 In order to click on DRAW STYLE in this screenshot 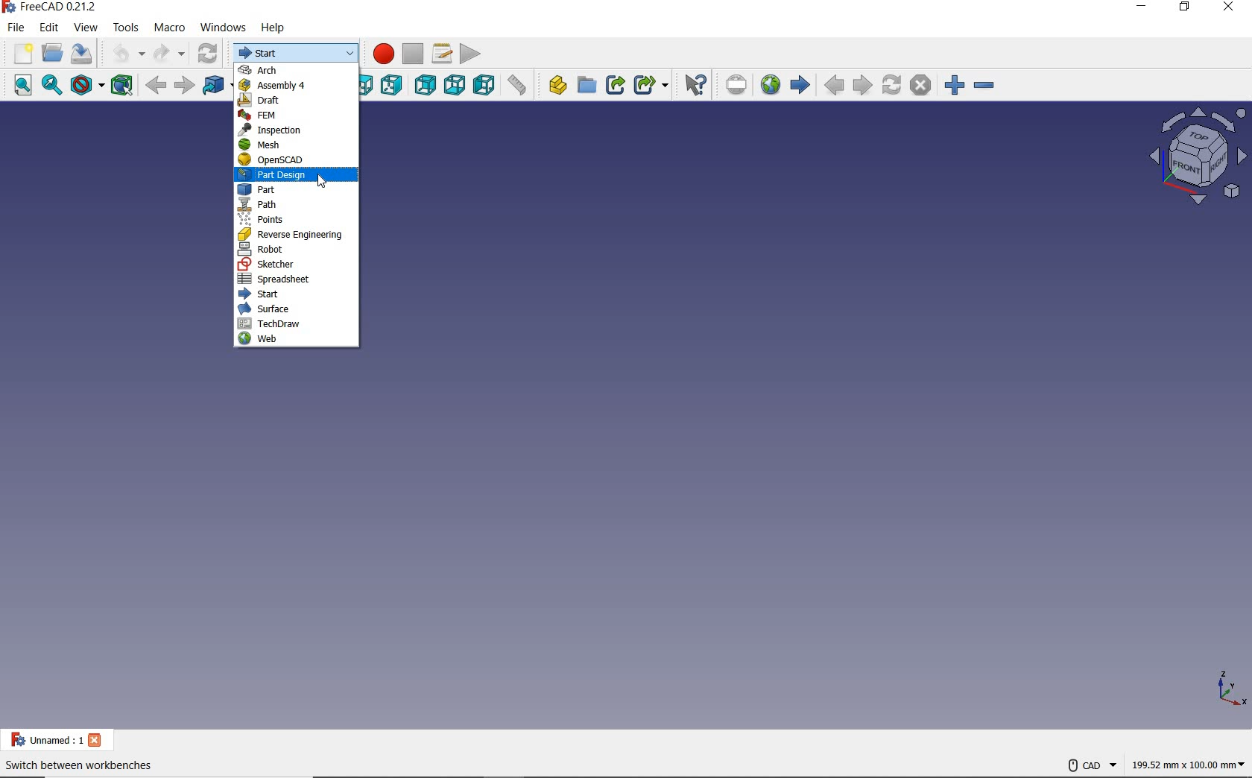, I will do `click(86, 86)`.